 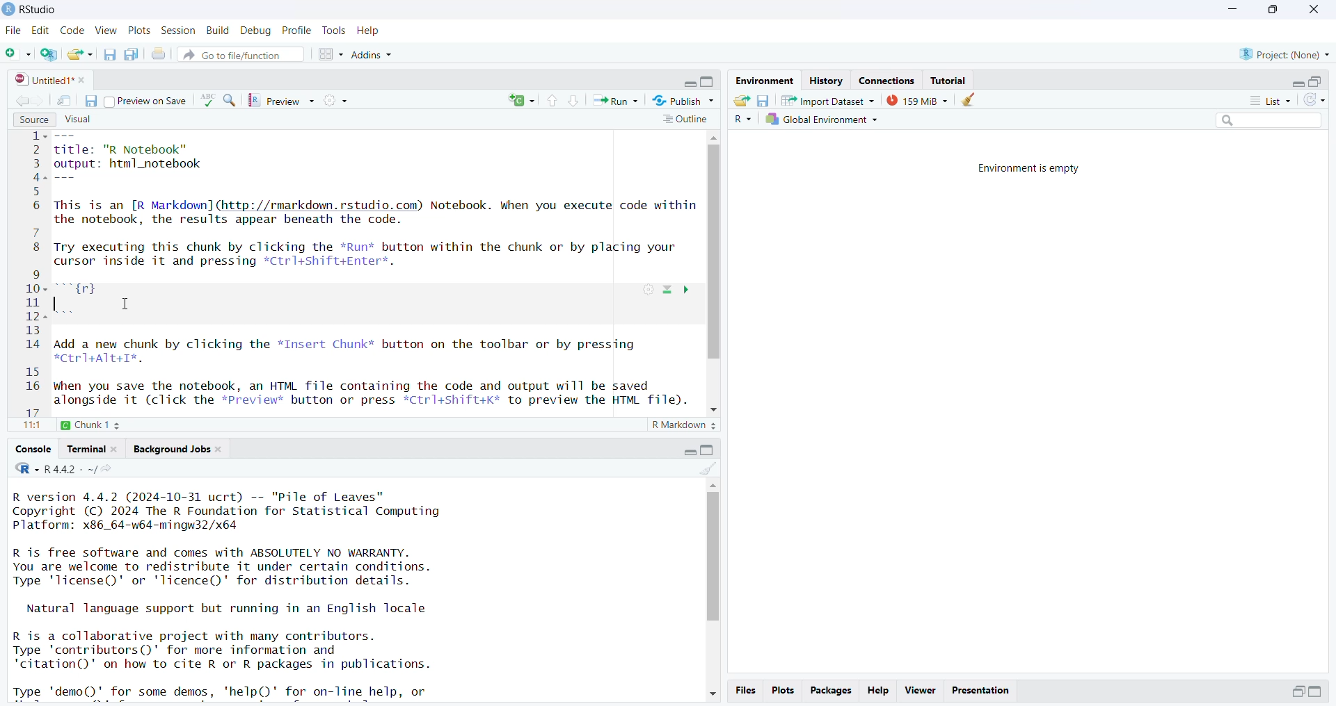 What do you see at coordinates (141, 31) in the screenshot?
I see `plots` at bounding box center [141, 31].